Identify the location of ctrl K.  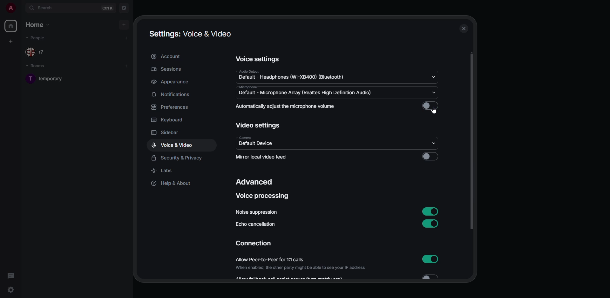
(109, 8).